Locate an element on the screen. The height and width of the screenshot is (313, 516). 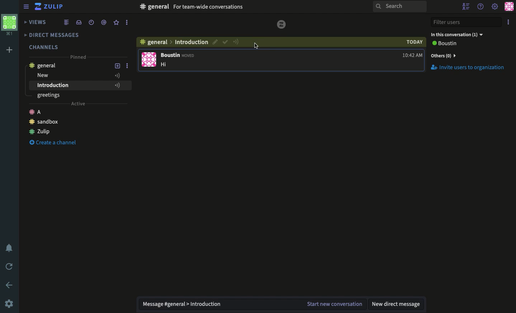
Pinned is located at coordinates (80, 58).